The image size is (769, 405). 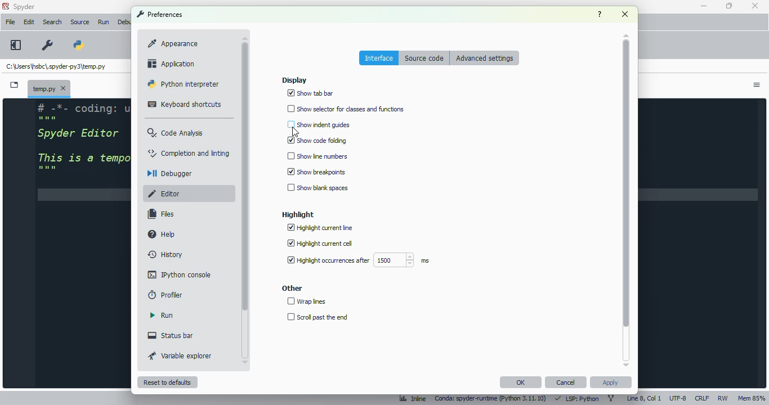 What do you see at coordinates (705, 6) in the screenshot?
I see `minimize` at bounding box center [705, 6].